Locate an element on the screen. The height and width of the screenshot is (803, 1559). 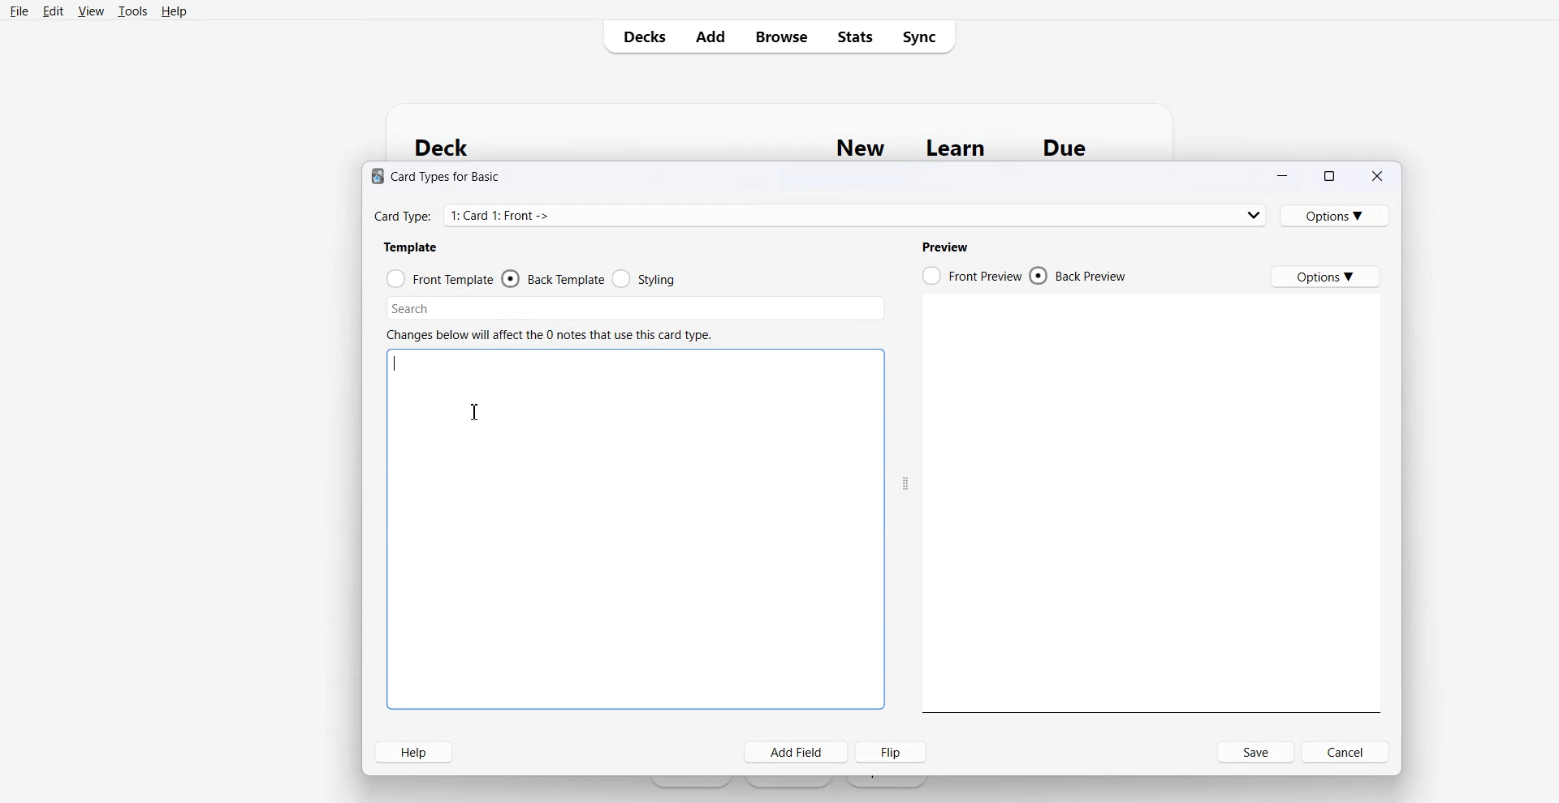
Save is located at coordinates (1256, 752).